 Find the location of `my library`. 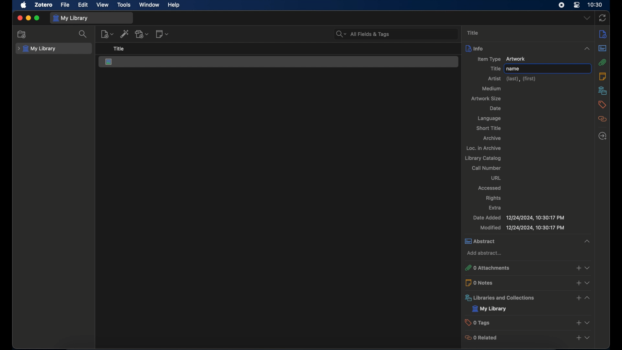

my library is located at coordinates (37, 49).